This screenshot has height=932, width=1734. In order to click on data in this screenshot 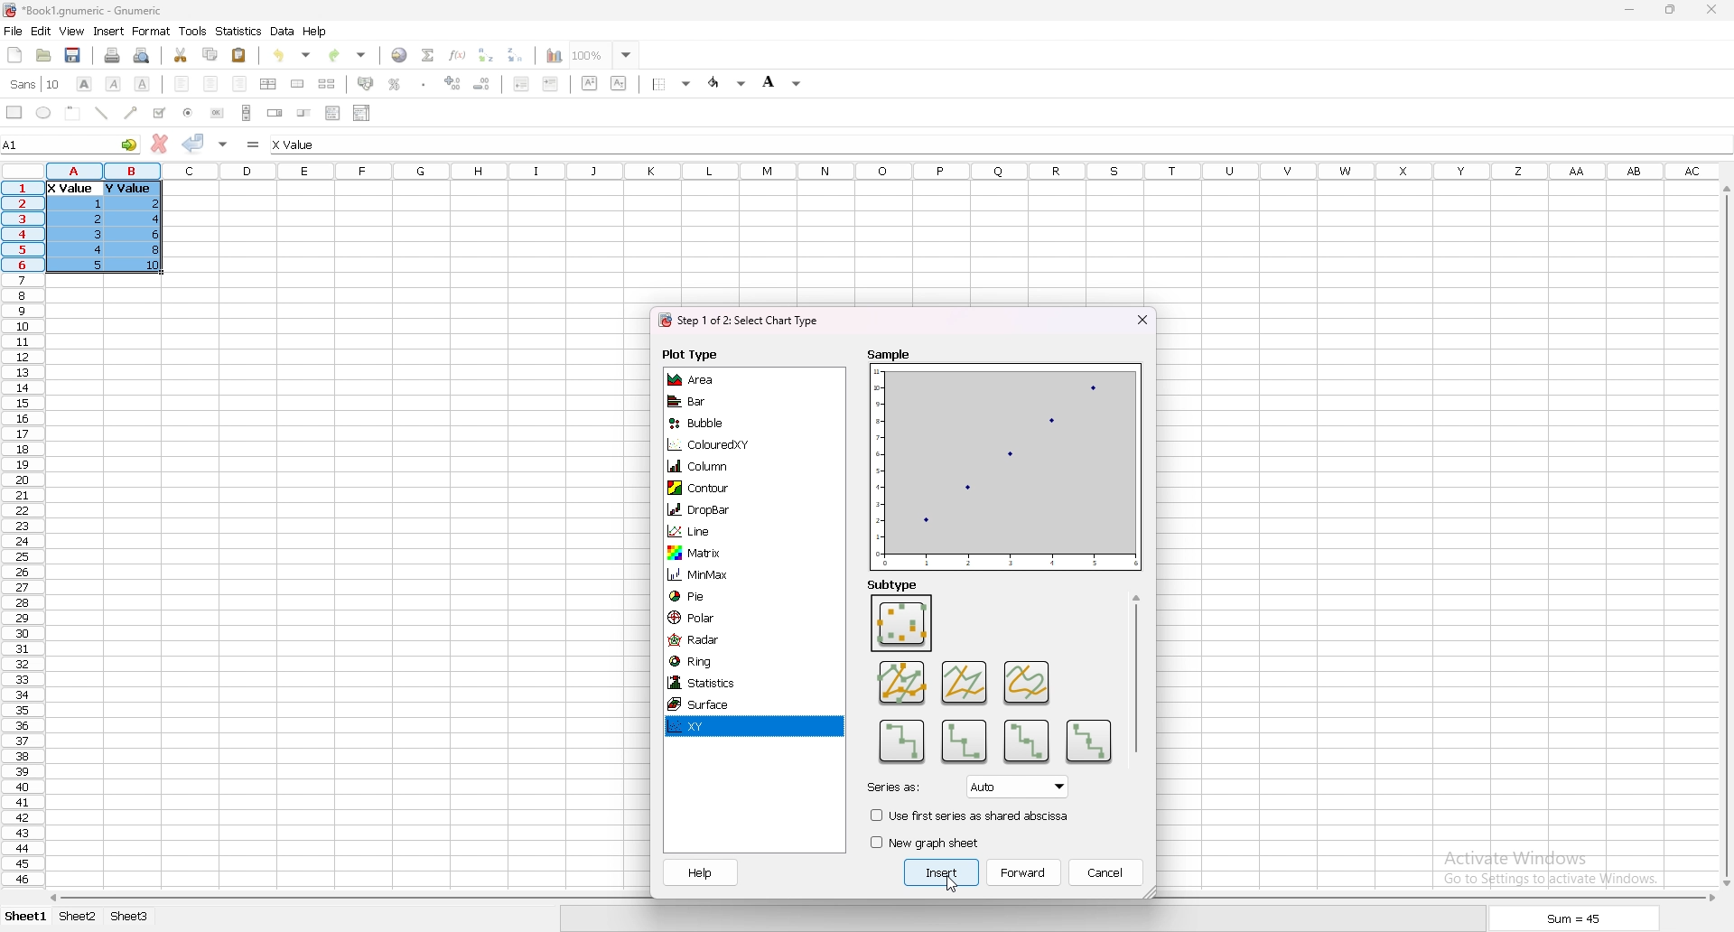, I will do `click(283, 31)`.